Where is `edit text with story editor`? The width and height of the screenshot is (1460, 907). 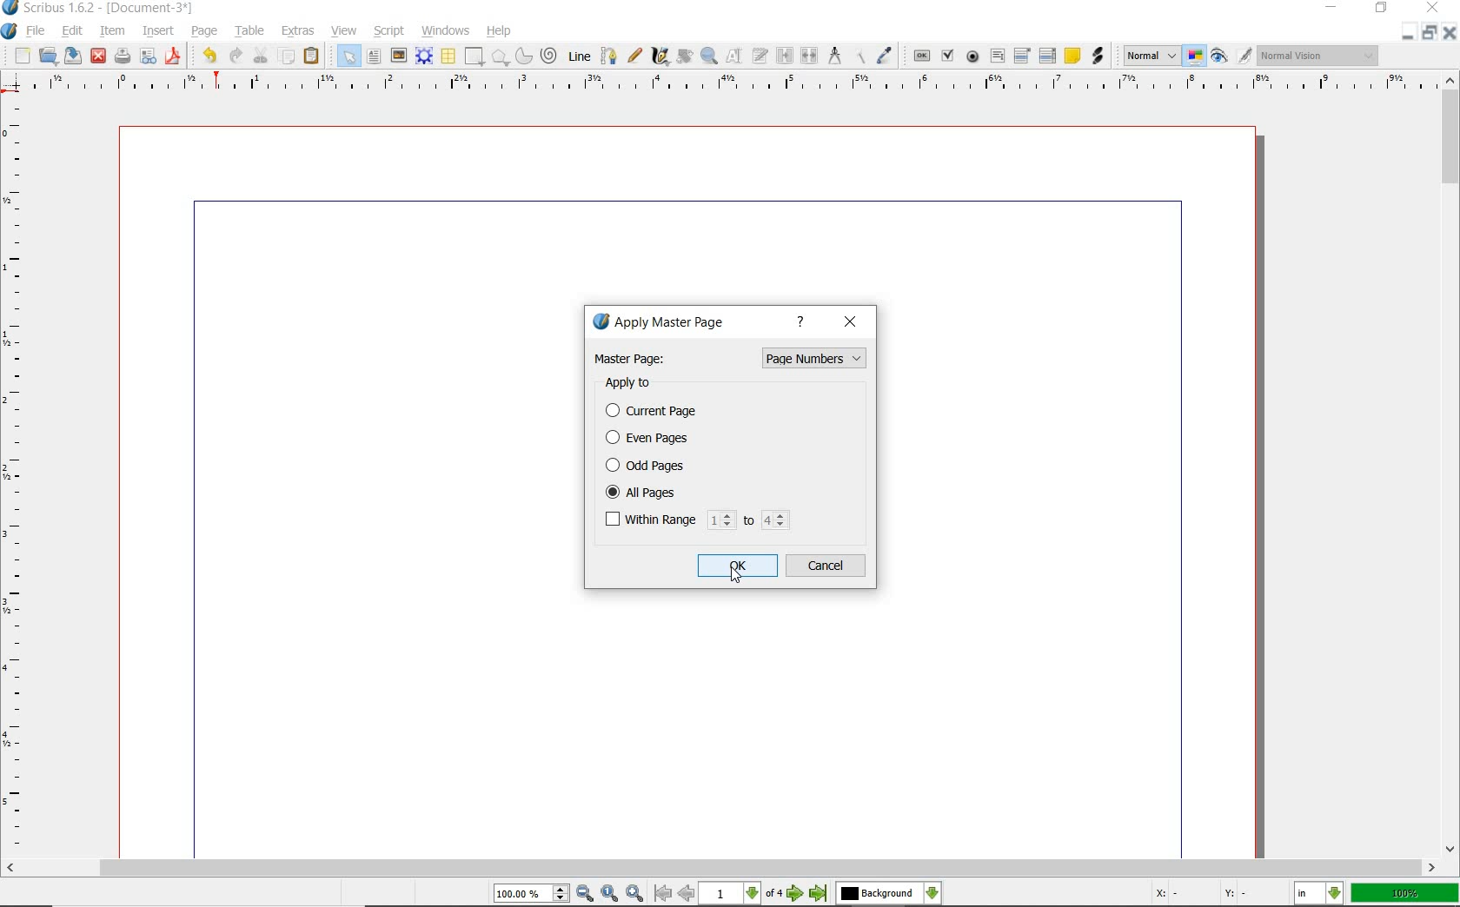
edit text with story editor is located at coordinates (759, 56).